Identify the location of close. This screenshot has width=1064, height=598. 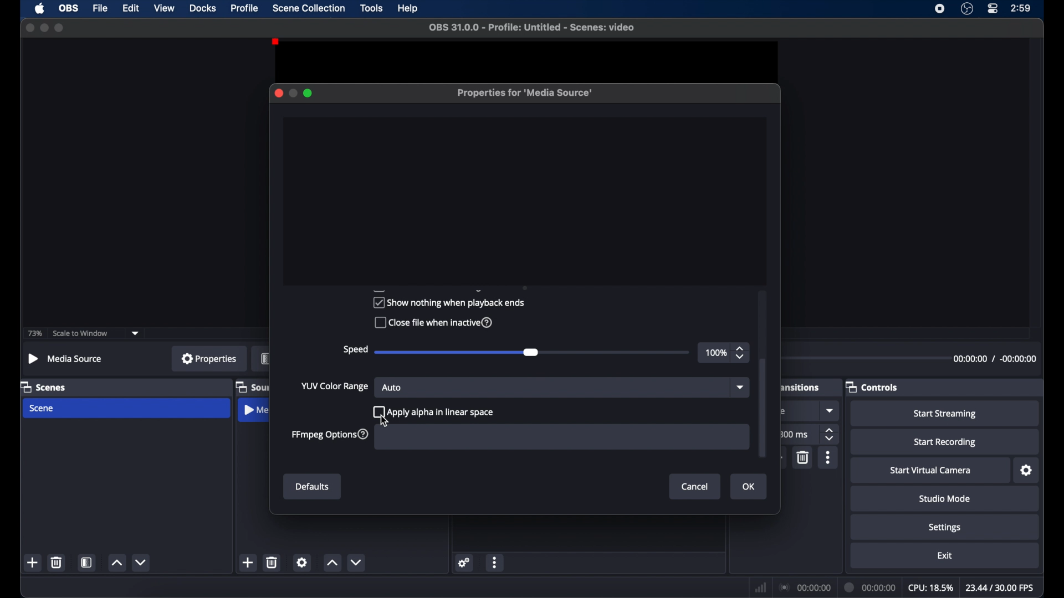
(29, 28).